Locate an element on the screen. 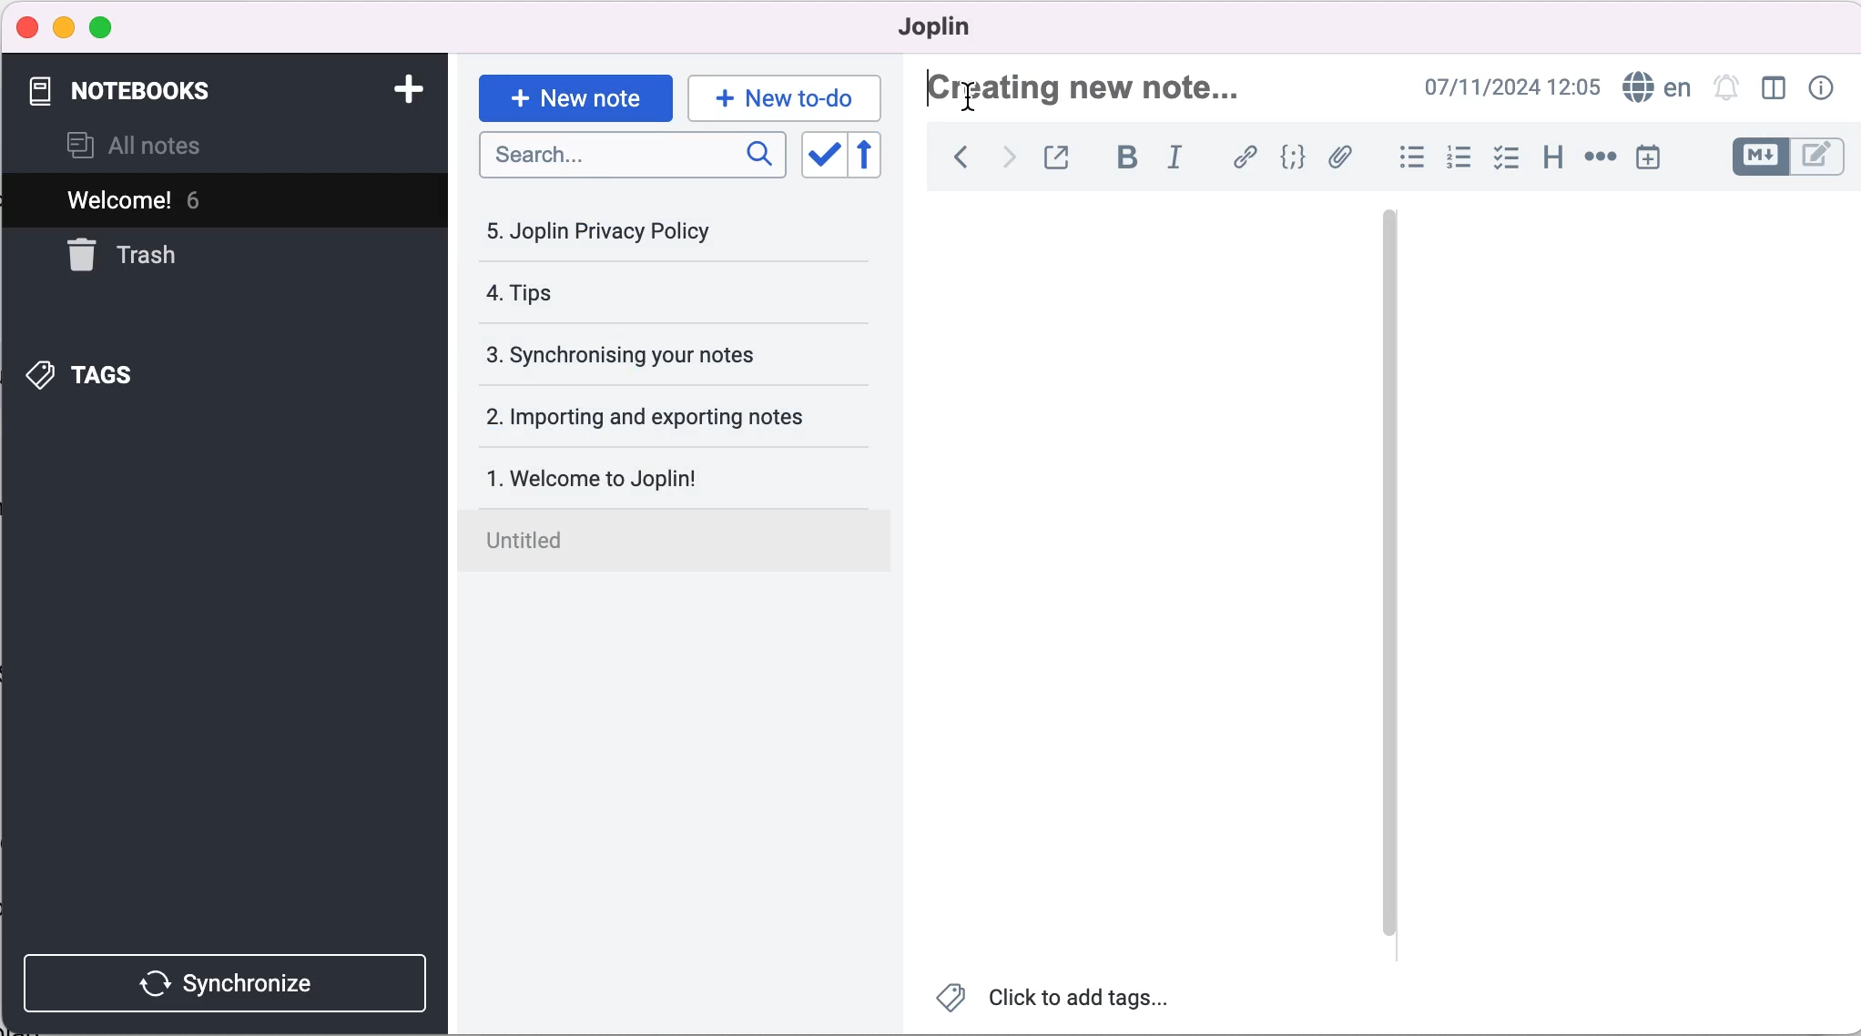 The image size is (1861, 1036). tags is located at coordinates (117, 370).